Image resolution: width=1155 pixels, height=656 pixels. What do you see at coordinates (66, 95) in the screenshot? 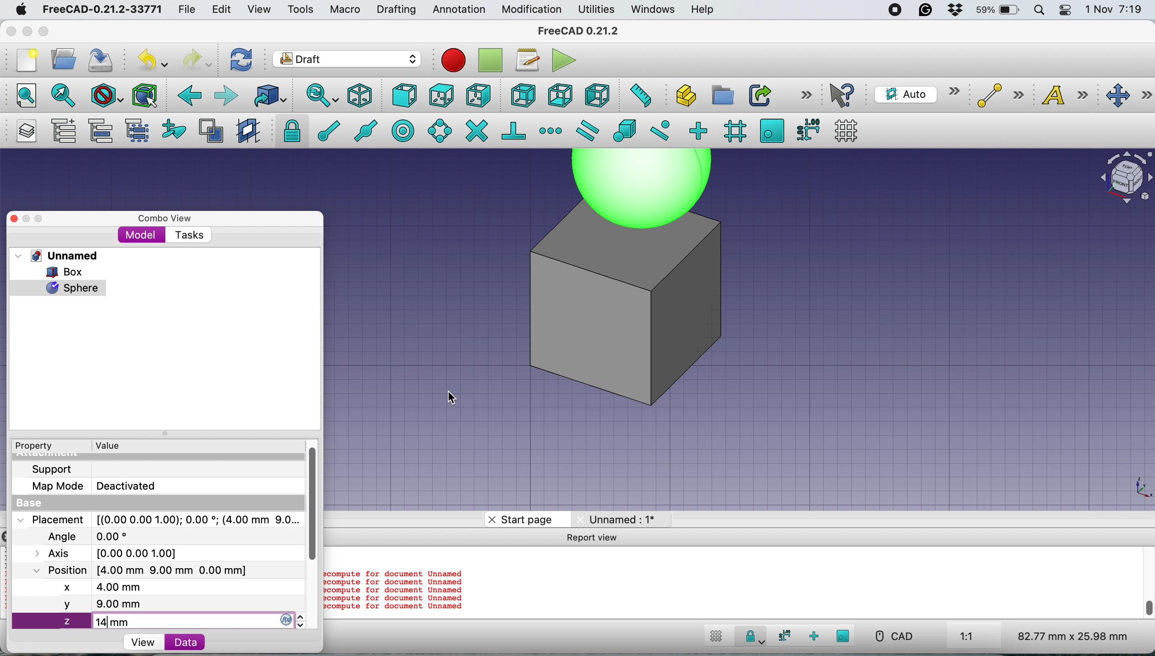
I see `fit selections` at bounding box center [66, 95].